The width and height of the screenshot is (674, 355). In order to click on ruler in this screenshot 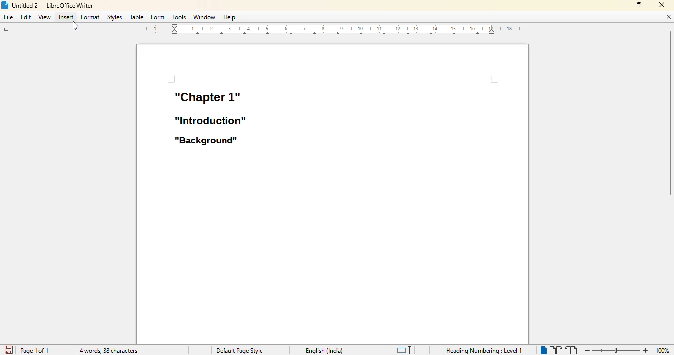, I will do `click(333, 29)`.